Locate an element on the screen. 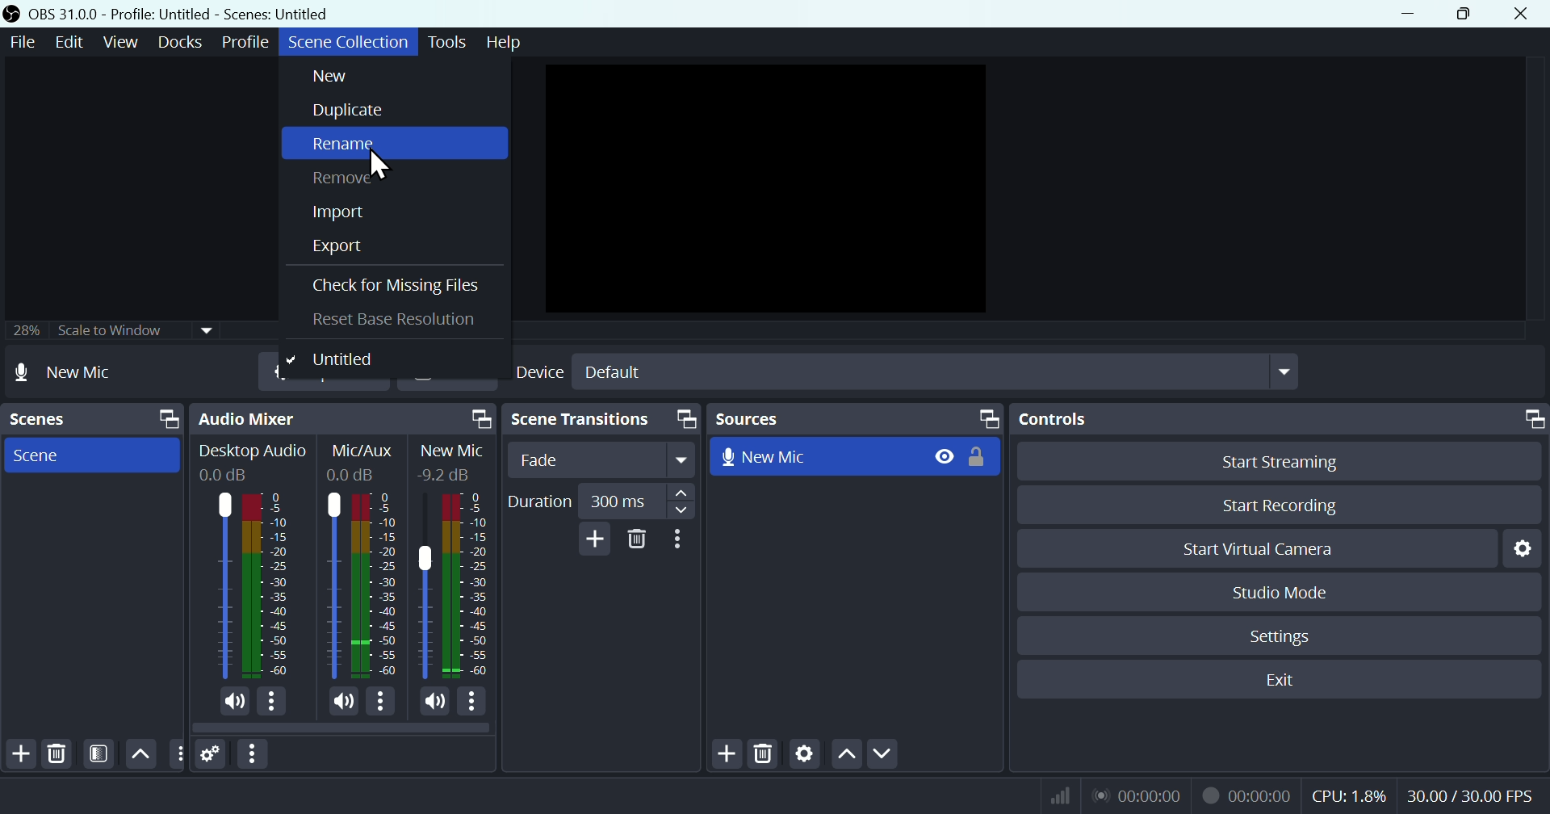 The width and height of the screenshot is (1550, 814).  Settings is located at coordinates (803, 757).